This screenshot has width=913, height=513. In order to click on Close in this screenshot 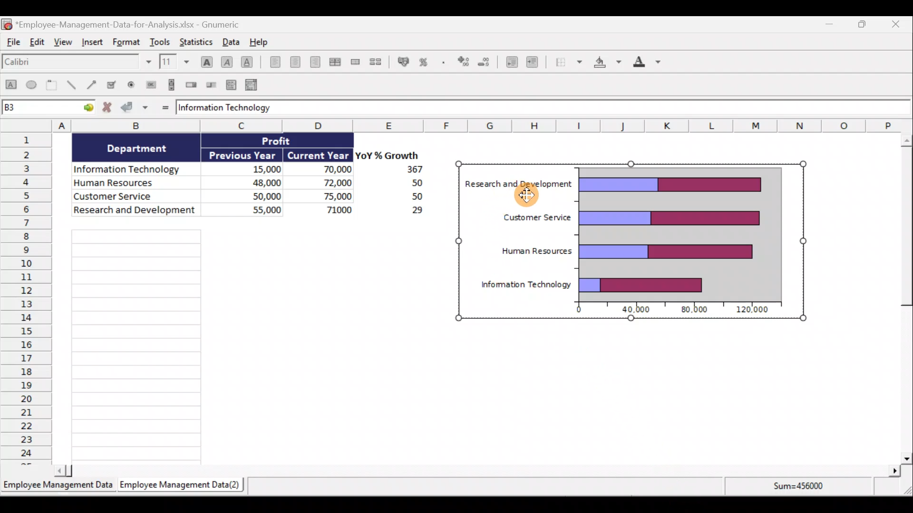, I will do `click(898, 24)`.